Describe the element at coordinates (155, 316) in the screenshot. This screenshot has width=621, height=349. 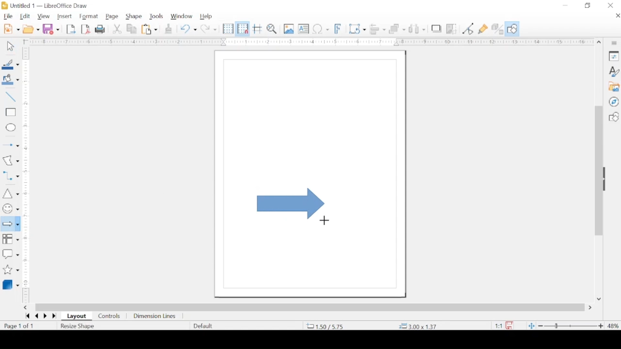
I see `dimension lines` at that location.